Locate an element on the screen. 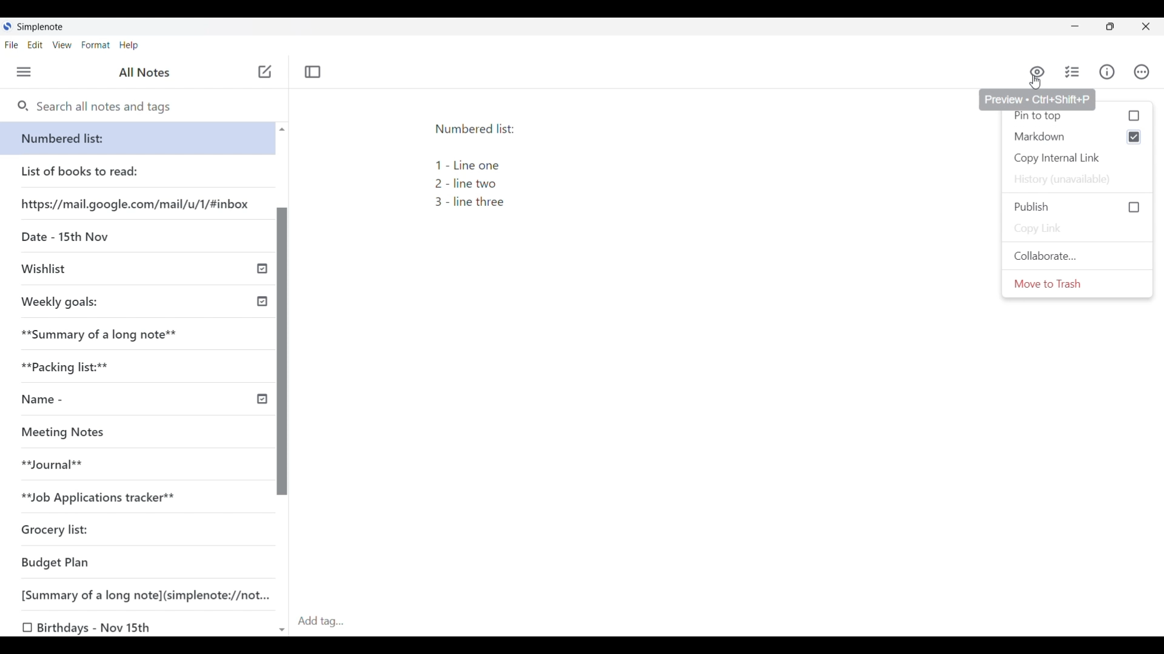  Vertical slide bar is located at coordinates (283, 351).